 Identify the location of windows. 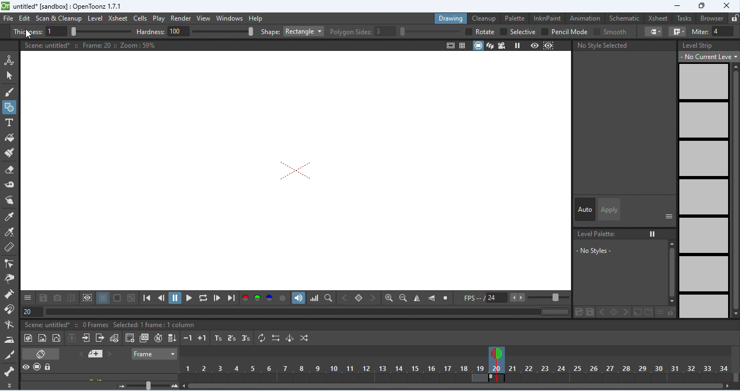
(229, 18).